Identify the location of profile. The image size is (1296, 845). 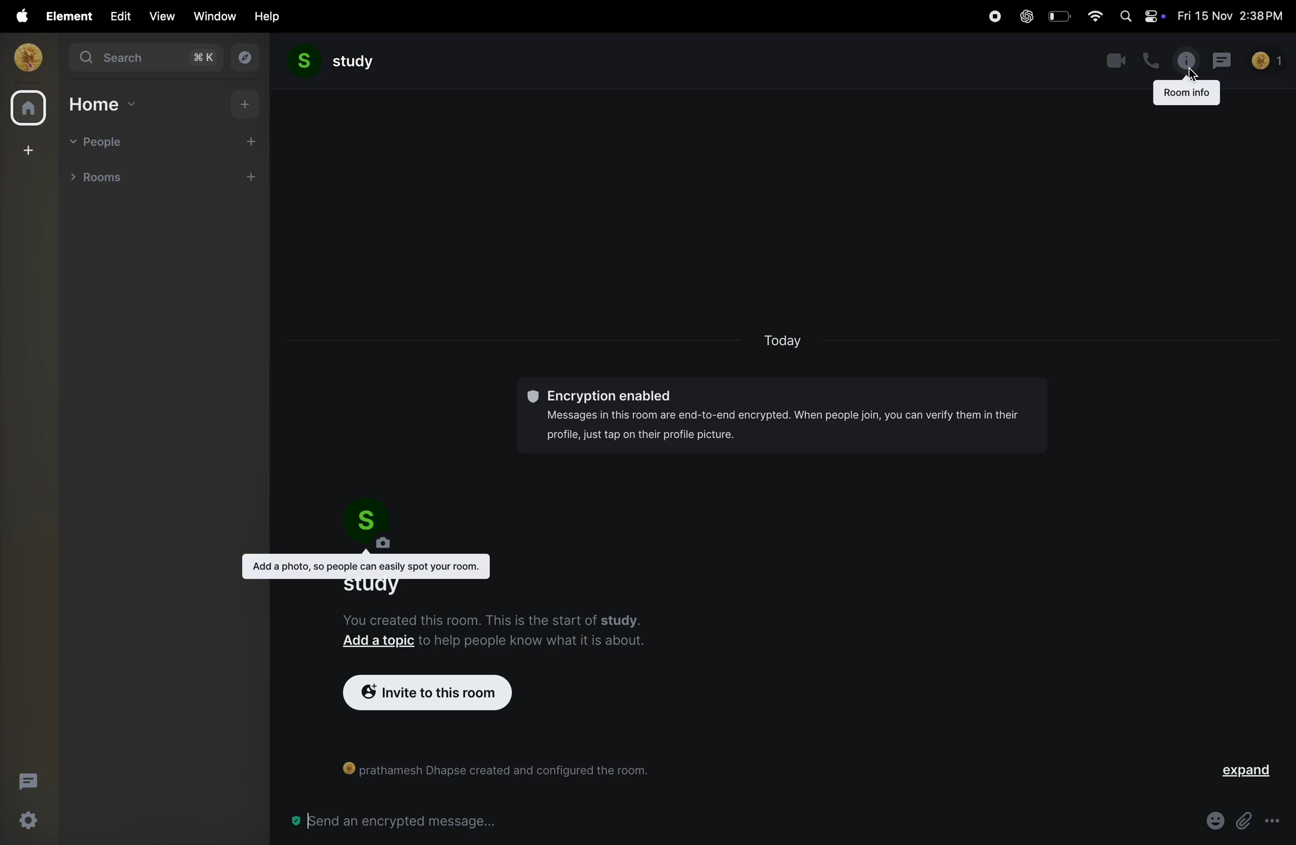
(25, 57).